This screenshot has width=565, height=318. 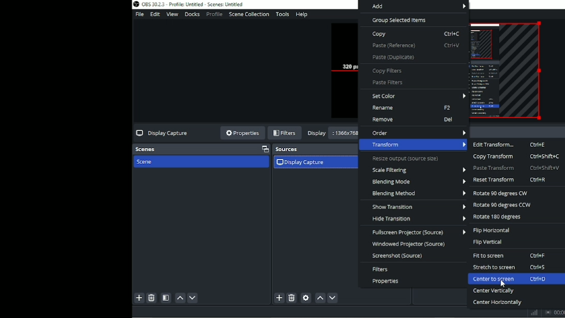 What do you see at coordinates (497, 302) in the screenshot?
I see `Center horizontally` at bounding box center [497, 302].